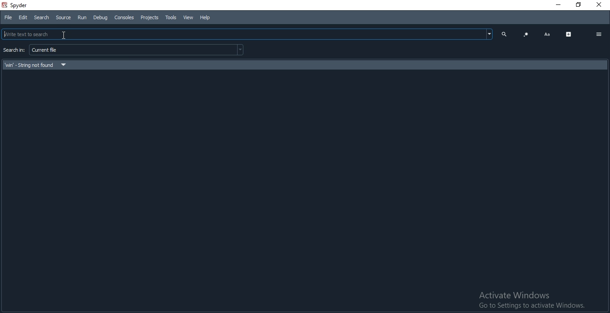 This screenshot has width=610, height=313. I want to click on Minimise, so click(557, 4).